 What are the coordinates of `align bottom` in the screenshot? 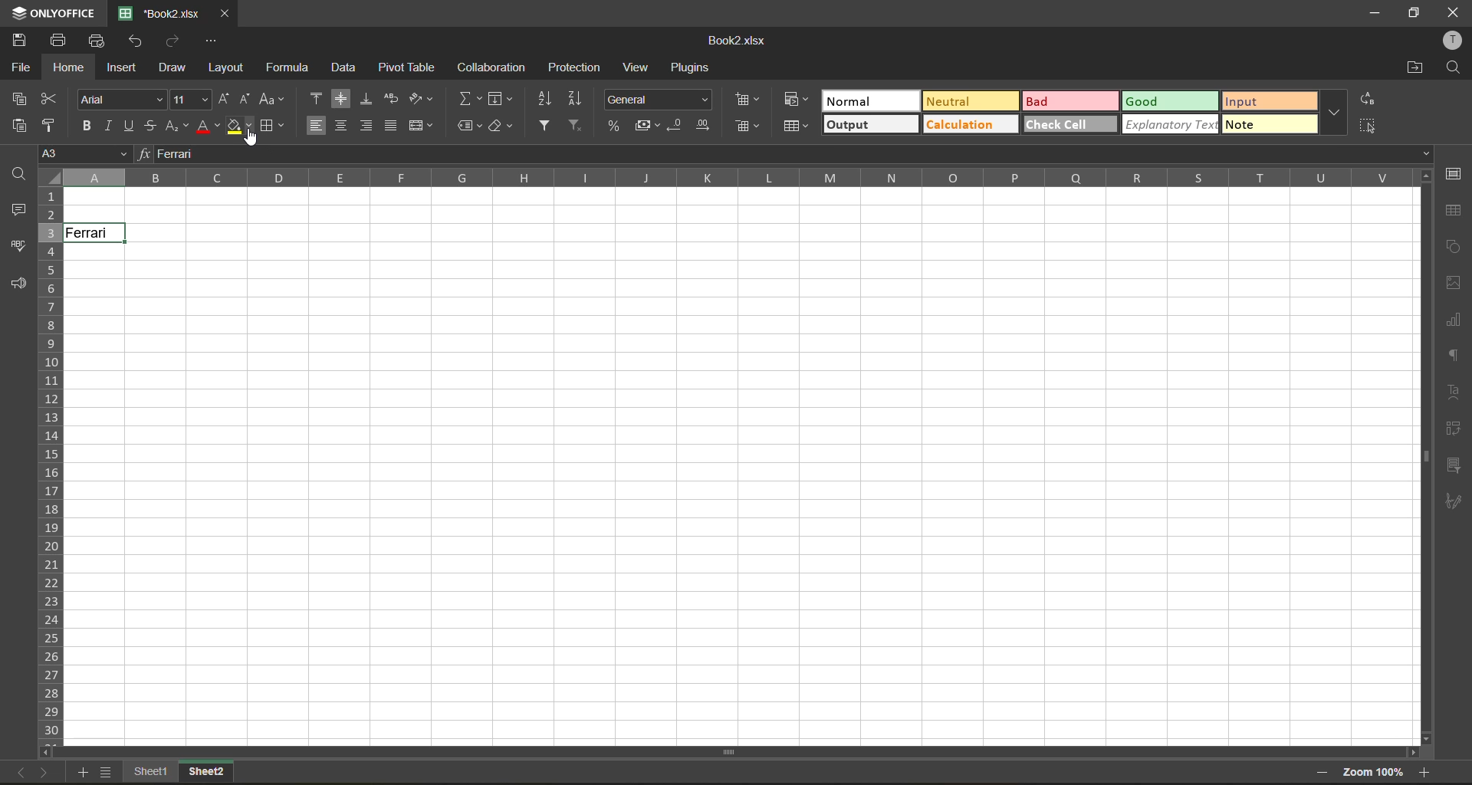 It's located at (367, 99).